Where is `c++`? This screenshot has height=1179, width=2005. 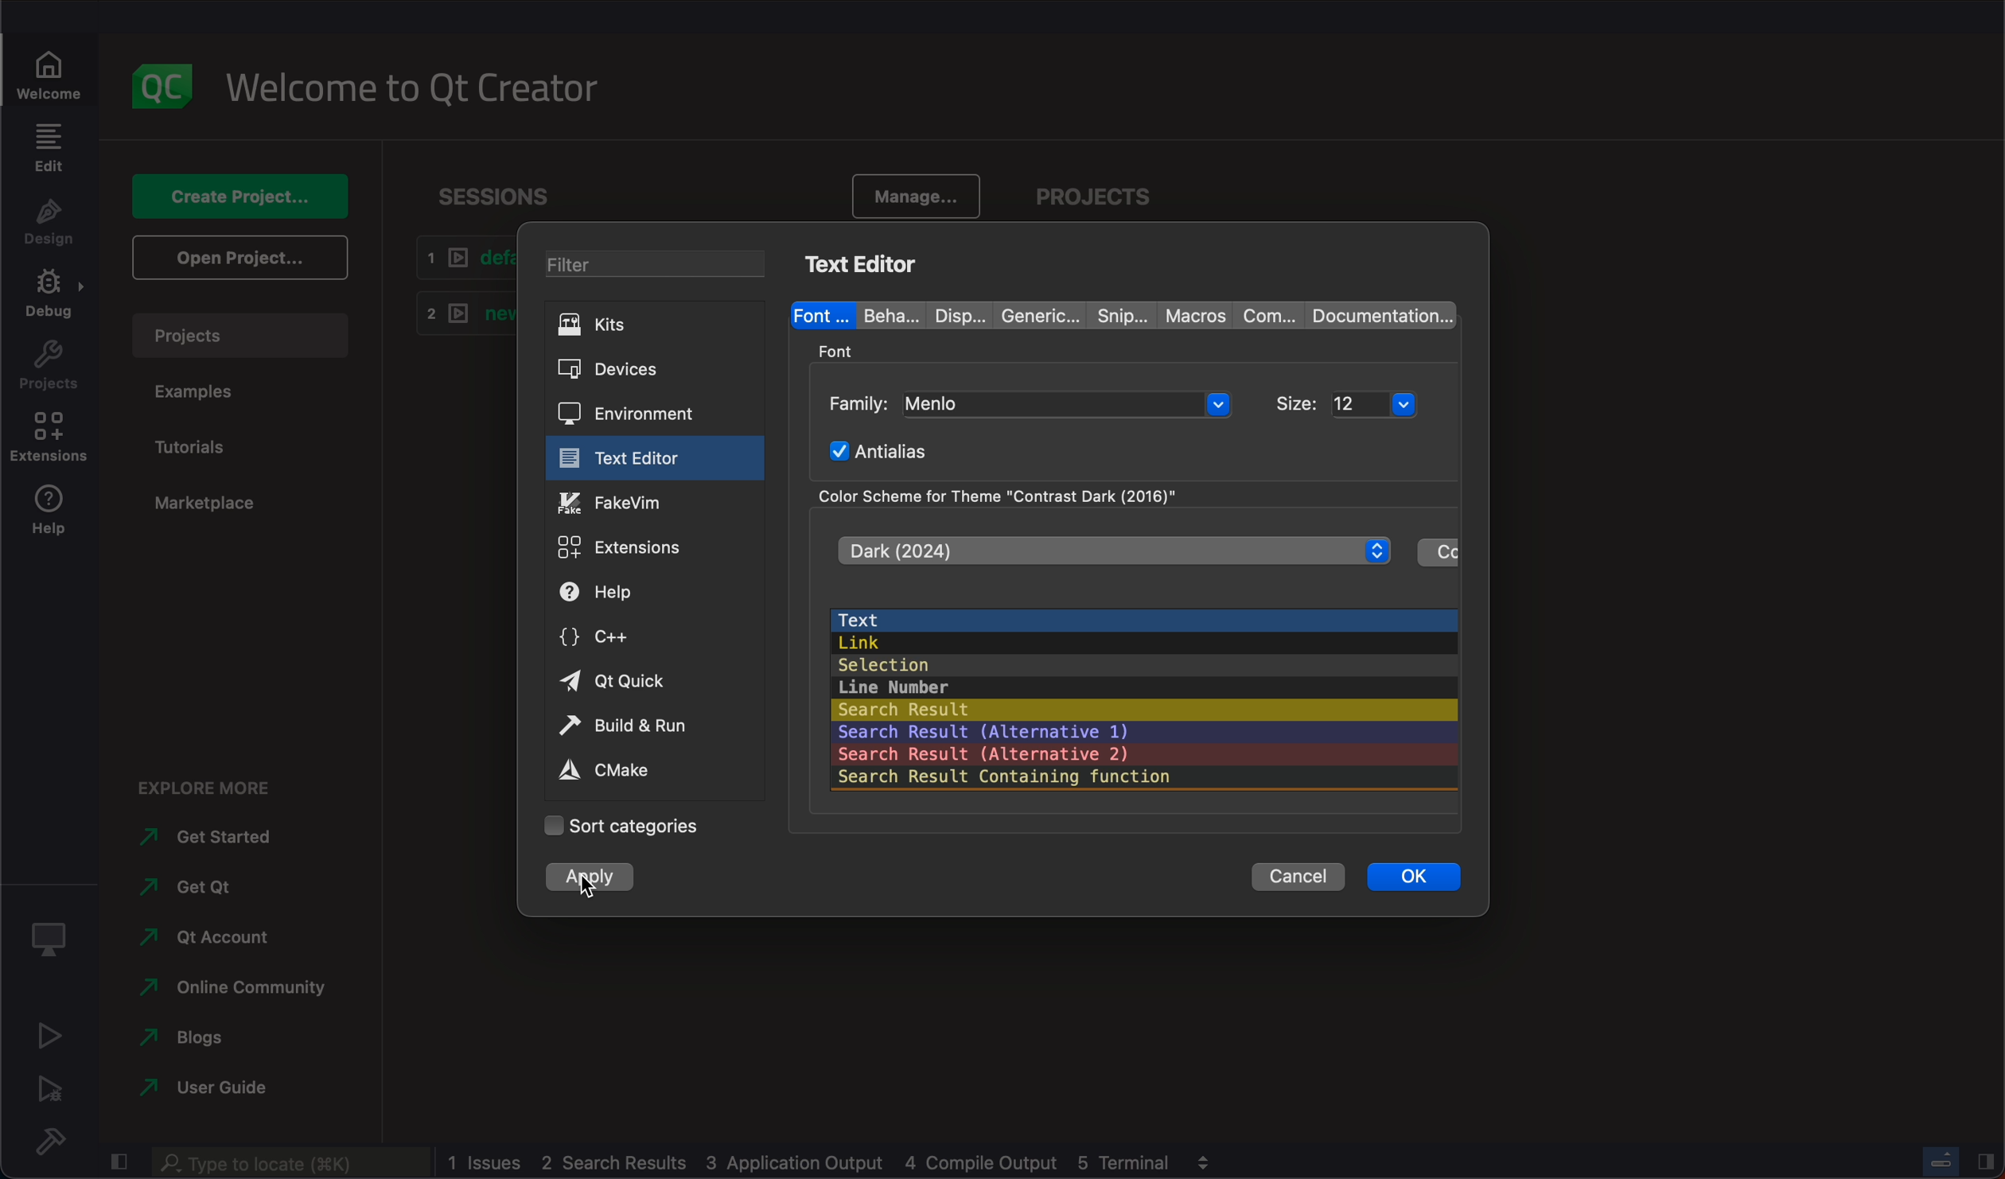
c++ is located at coordinates (653, 641).